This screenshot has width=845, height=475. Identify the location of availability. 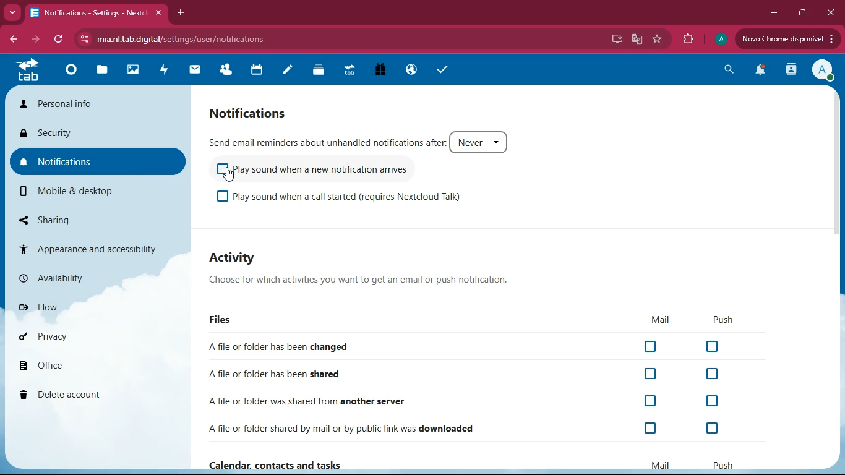
(83, 275).